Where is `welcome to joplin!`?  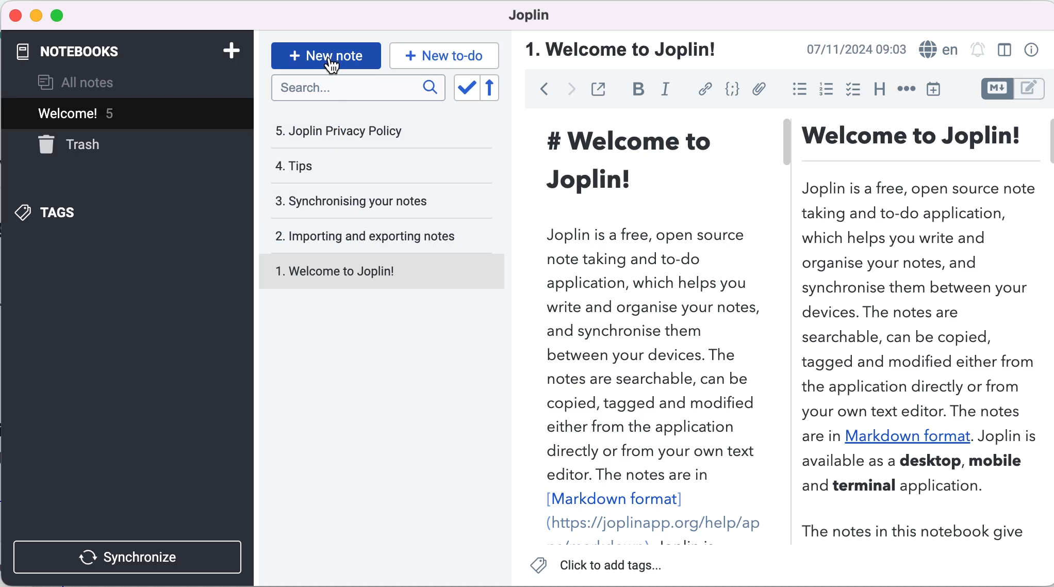
welcome to joplin! is located at coordinates (375, 270).